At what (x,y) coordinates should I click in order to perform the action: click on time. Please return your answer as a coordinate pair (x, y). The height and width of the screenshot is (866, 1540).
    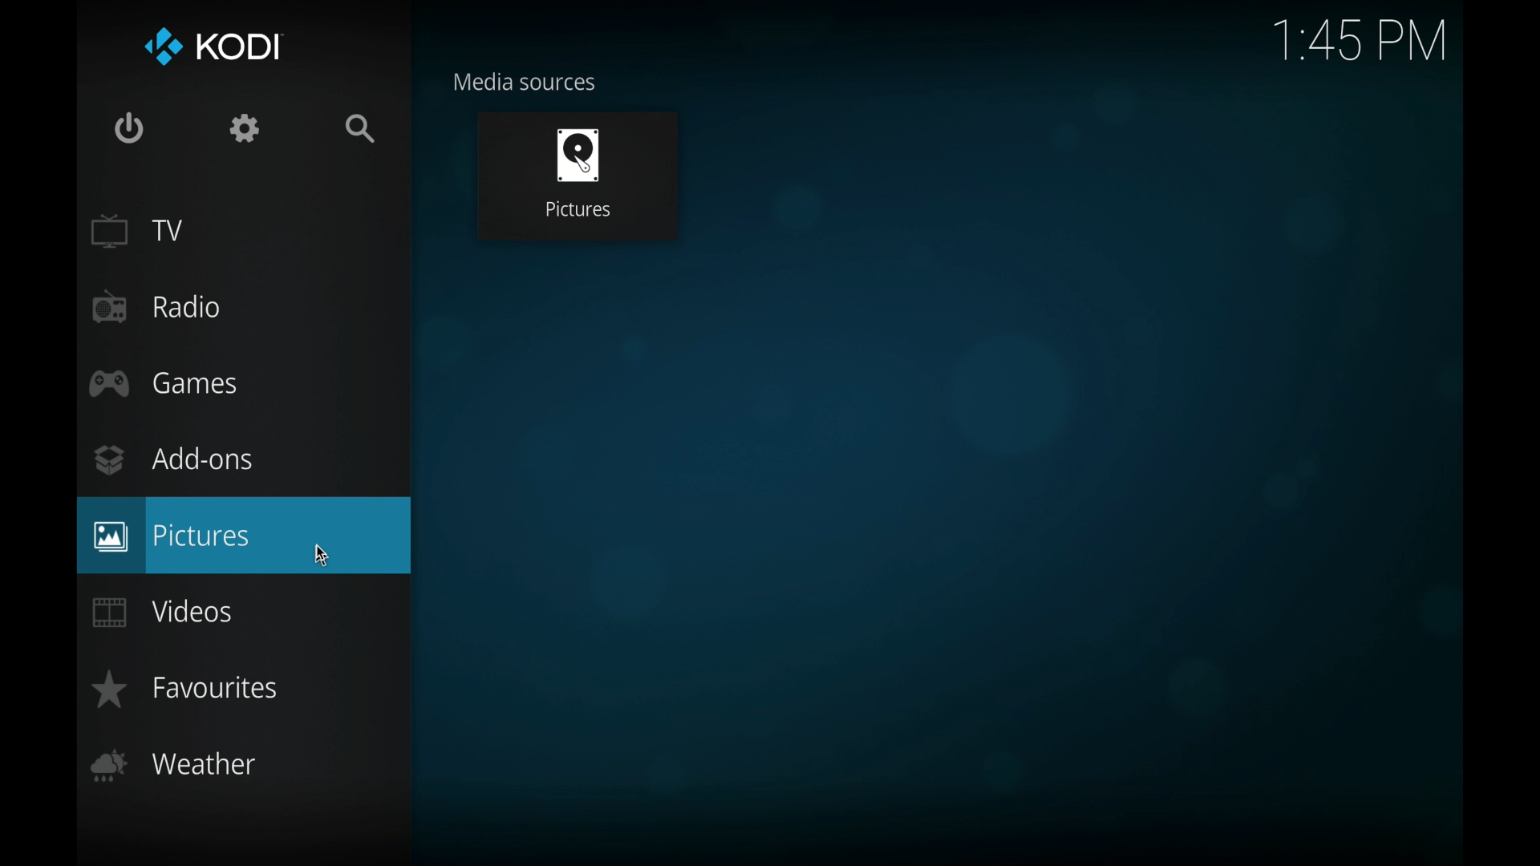
    Looking at the image, I should click on (1359, 42).